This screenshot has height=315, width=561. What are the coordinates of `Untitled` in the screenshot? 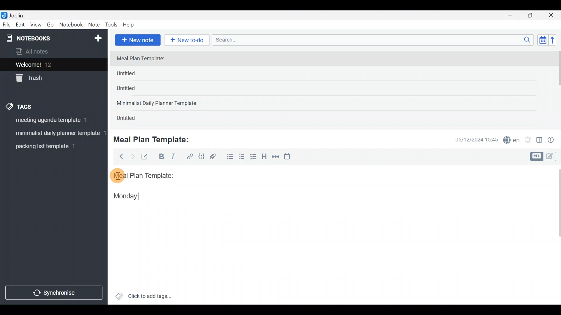 It's located at (134, 90).